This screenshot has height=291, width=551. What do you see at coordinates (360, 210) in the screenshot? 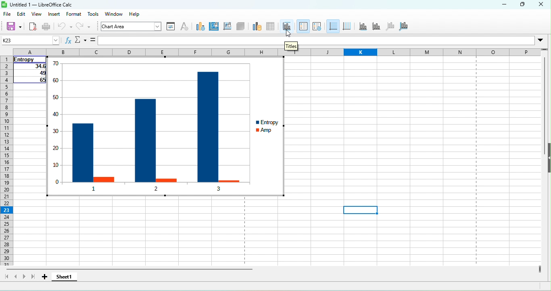
I see `selected cell` at bounding box center [360, 210].